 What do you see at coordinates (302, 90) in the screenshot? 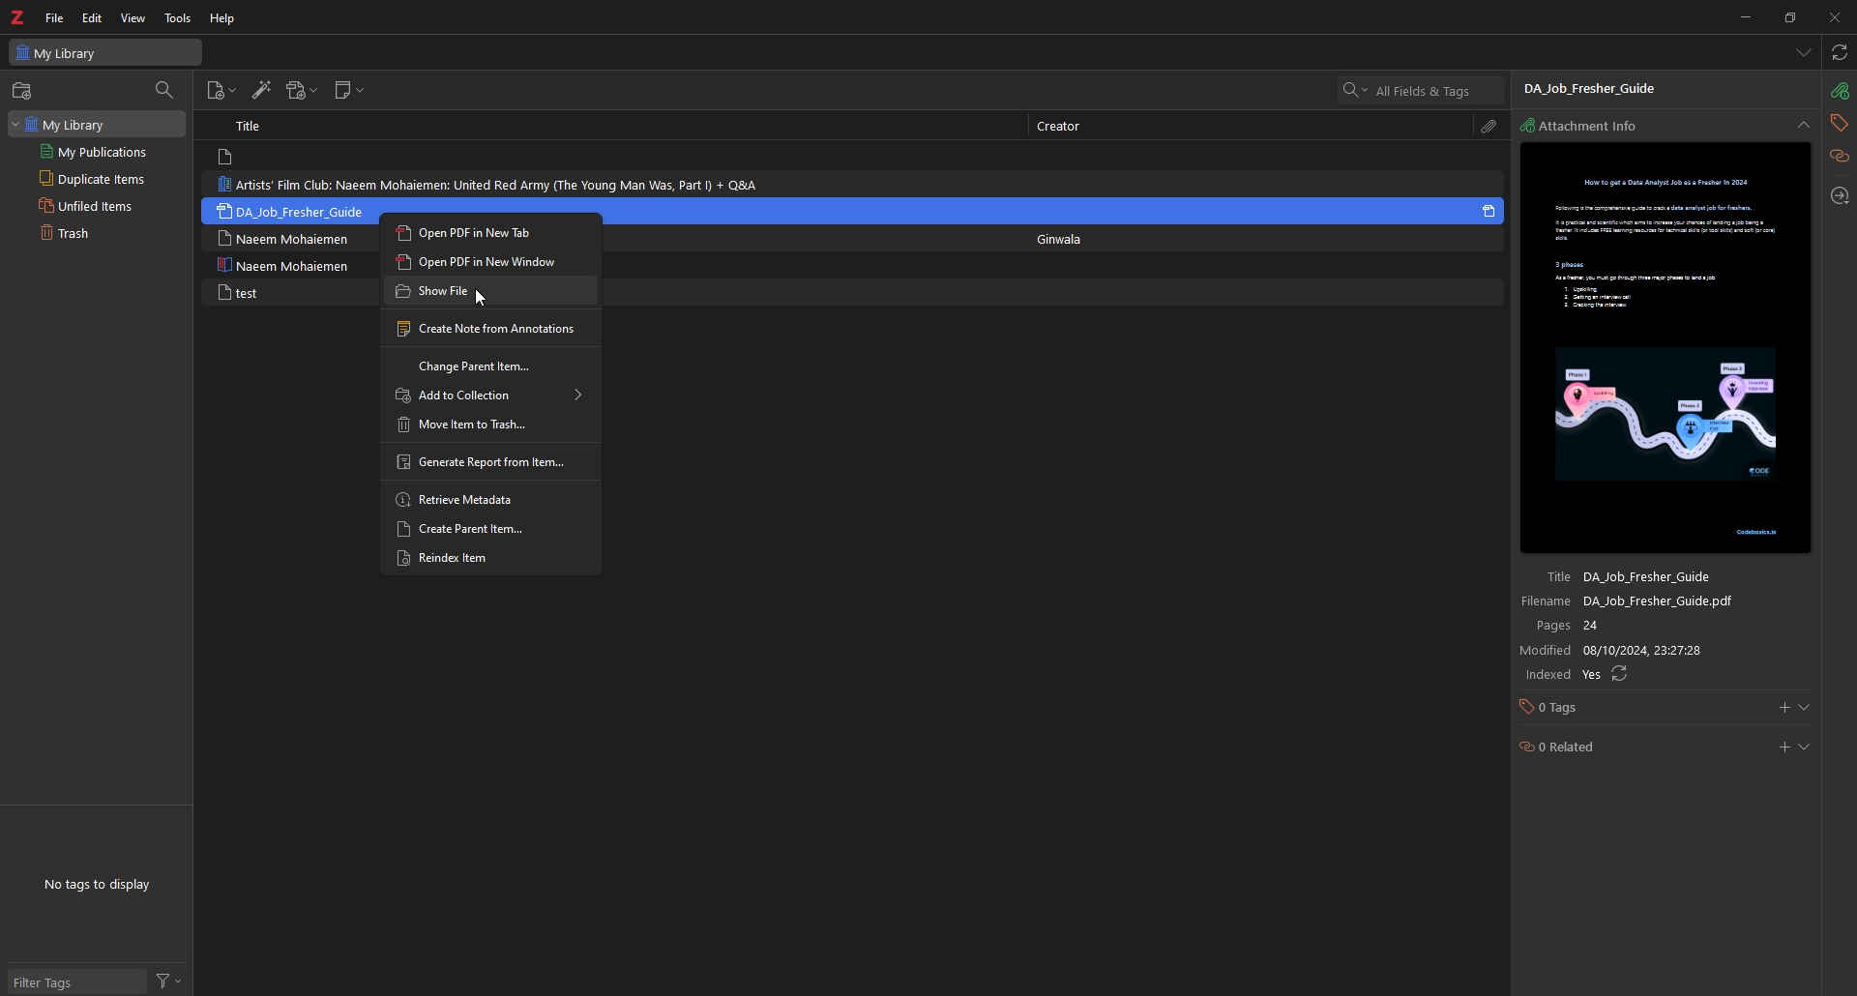
I see `add attachments` at bounding box center [302, 90].